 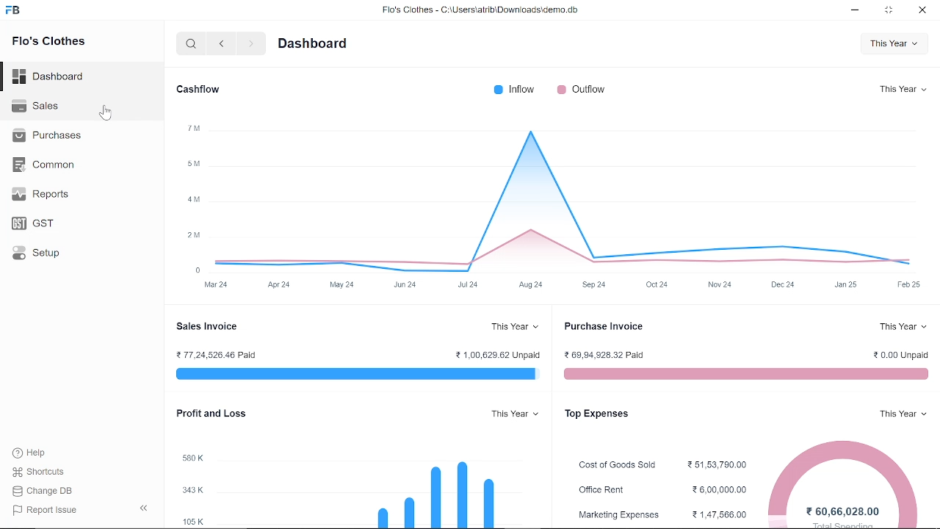 I want to click on Office Rent. 26,00,000.00, so click(x=659, y=489).